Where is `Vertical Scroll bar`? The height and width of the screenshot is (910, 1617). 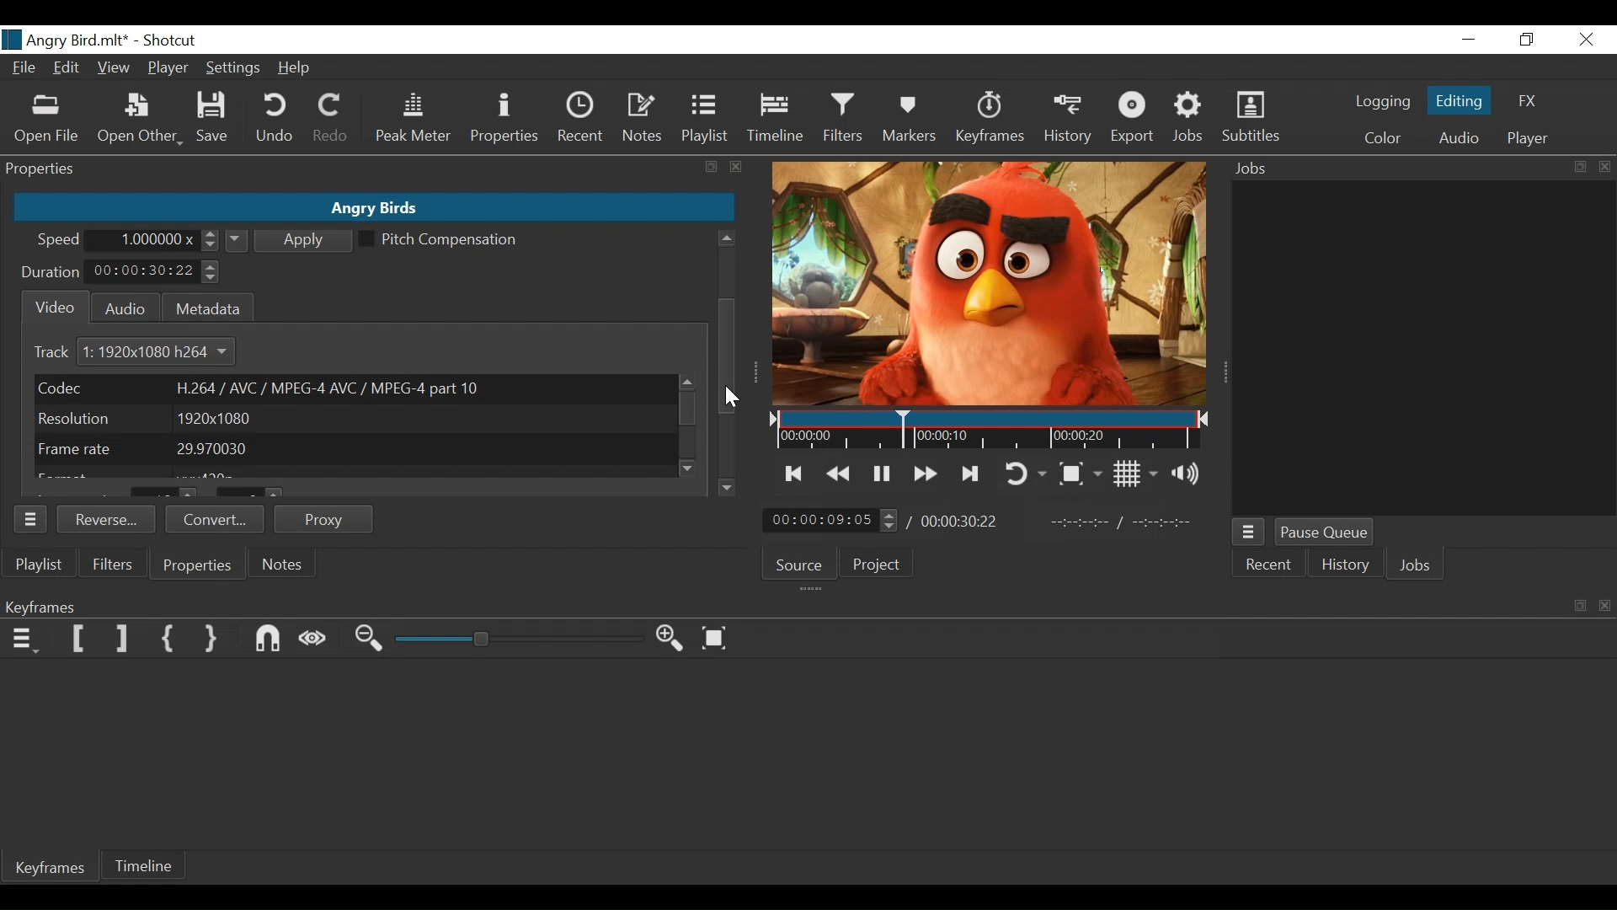 Vertical Scroll bar is located at coordinates (689, 410).